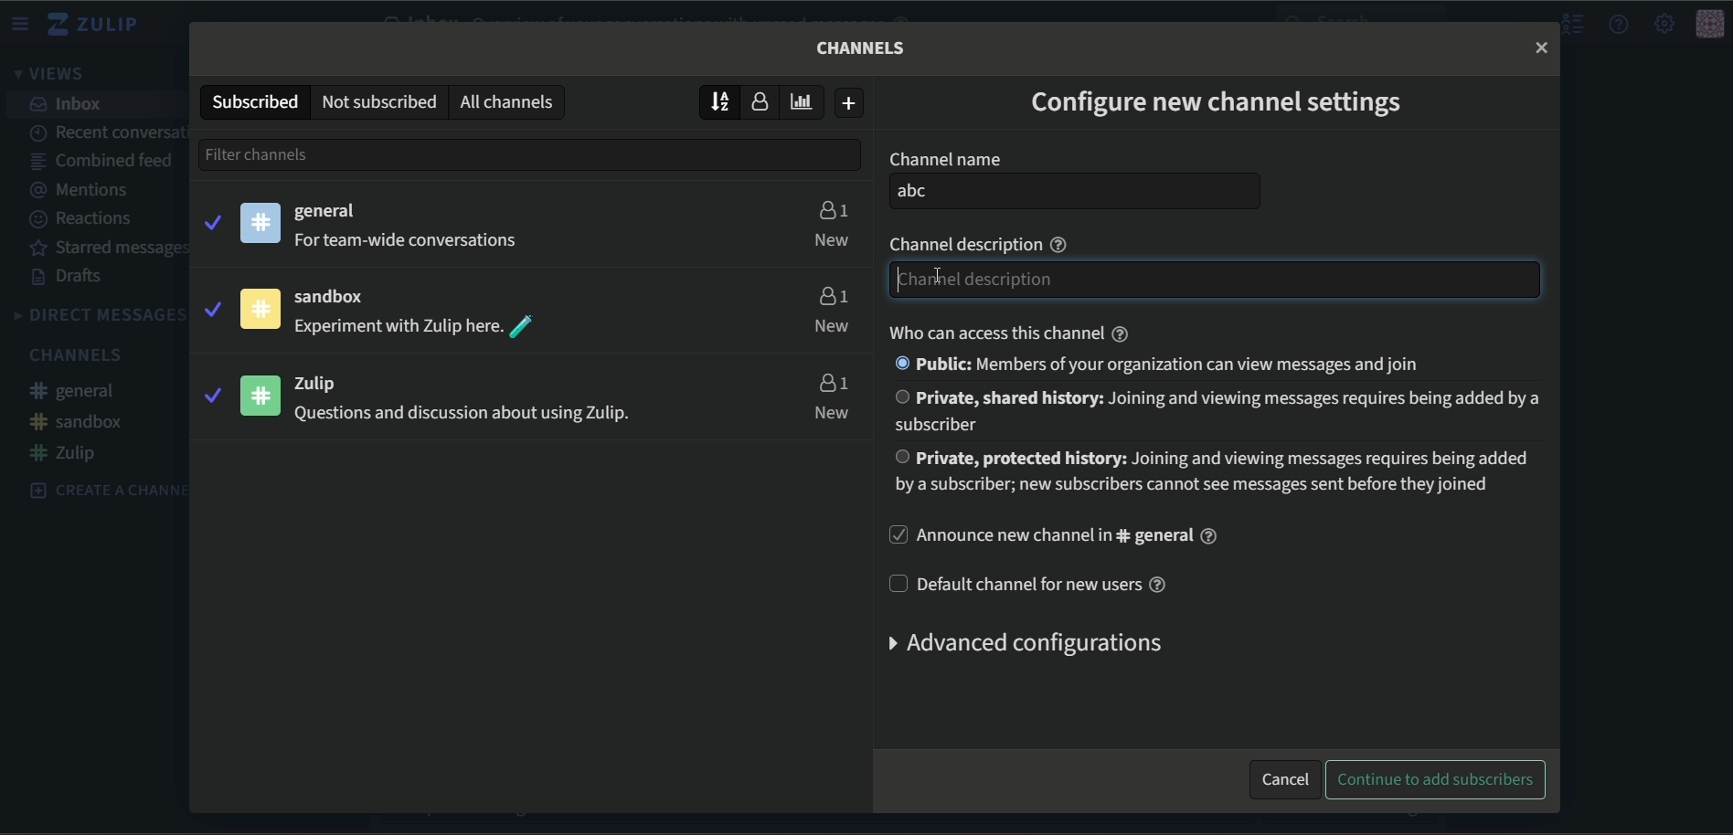 The width and height of the screenshot is (1733, 835). I want to click on icon, so click(260, 221).